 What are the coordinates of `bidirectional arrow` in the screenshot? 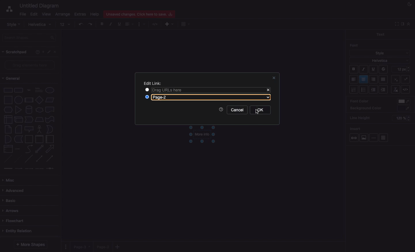 It's located at (39, 149).